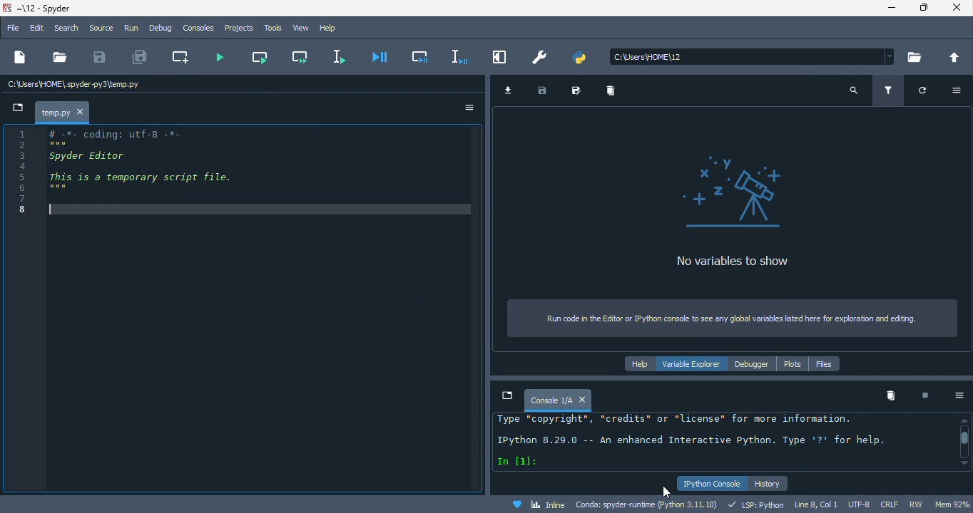 Image resolution: width=973 pixels, height=513 pixels. What do you see at coordinates (921, 57) in the screenshot?
I see `` at bounding box center [921, 57].